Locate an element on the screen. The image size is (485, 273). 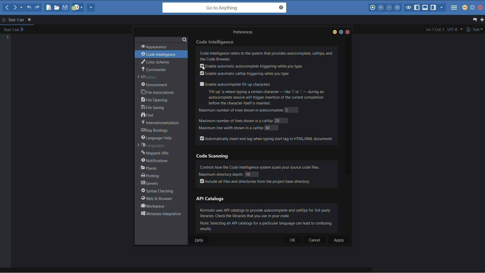
save macro to toolbox is located at coordinates (397, 7).